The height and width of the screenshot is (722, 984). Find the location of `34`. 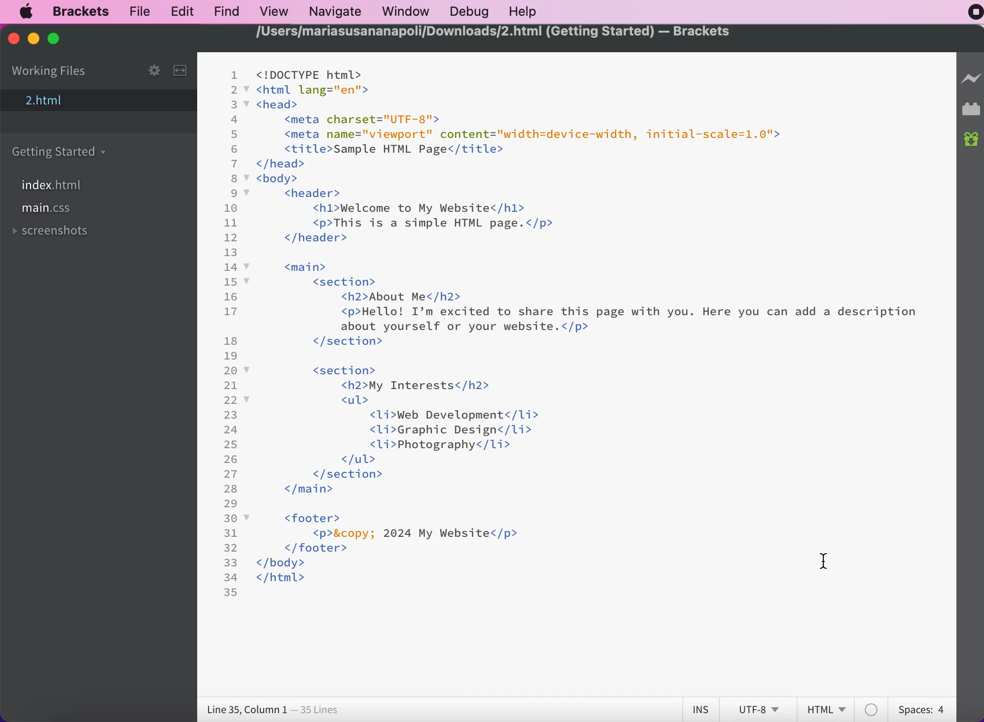

34 is located at coordinates (231, 578).